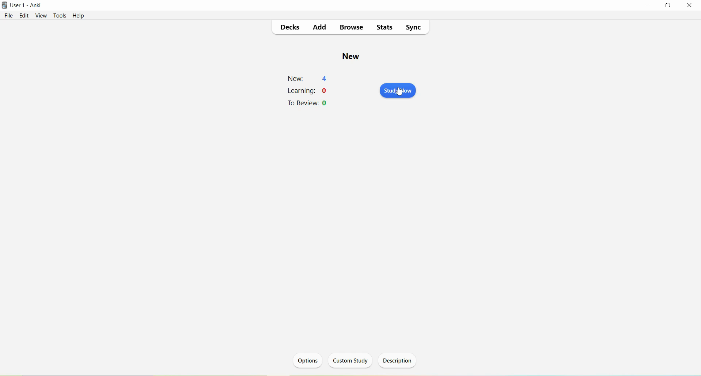  What do you see at coordinates (26, 5) in the screenshot?
I see `User 1 - Anki` at bounding box center [26, 5].